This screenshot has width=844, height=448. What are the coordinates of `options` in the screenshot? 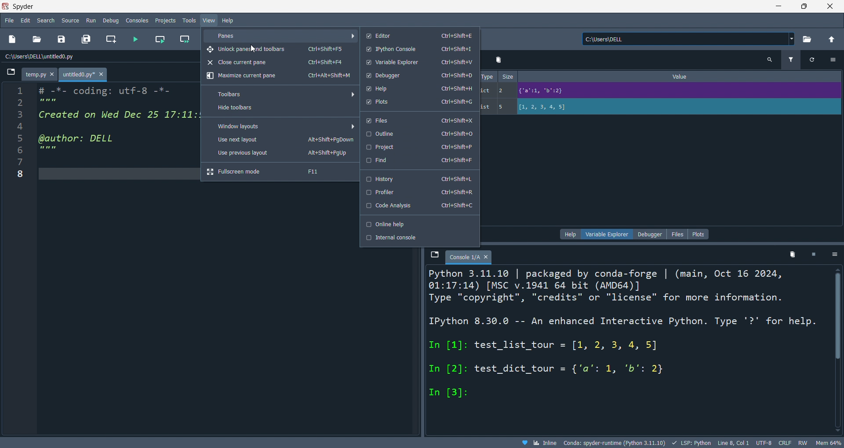 It's located at (835, 255).